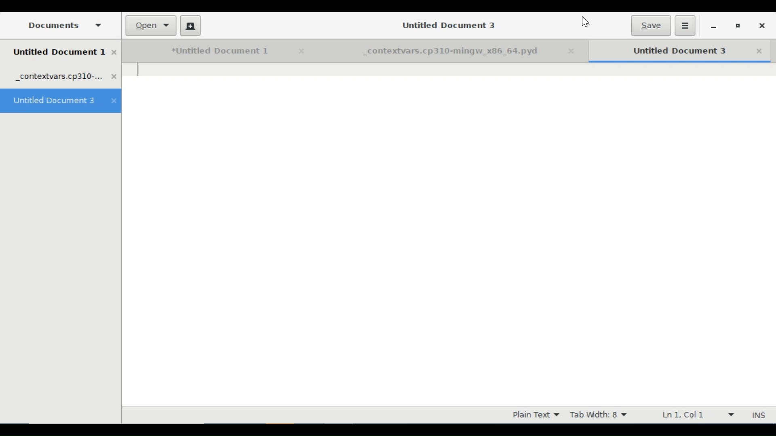  Describe the element at coordinates (446, 25) in the screenshot. I see `Untitled Document 3` at that location.